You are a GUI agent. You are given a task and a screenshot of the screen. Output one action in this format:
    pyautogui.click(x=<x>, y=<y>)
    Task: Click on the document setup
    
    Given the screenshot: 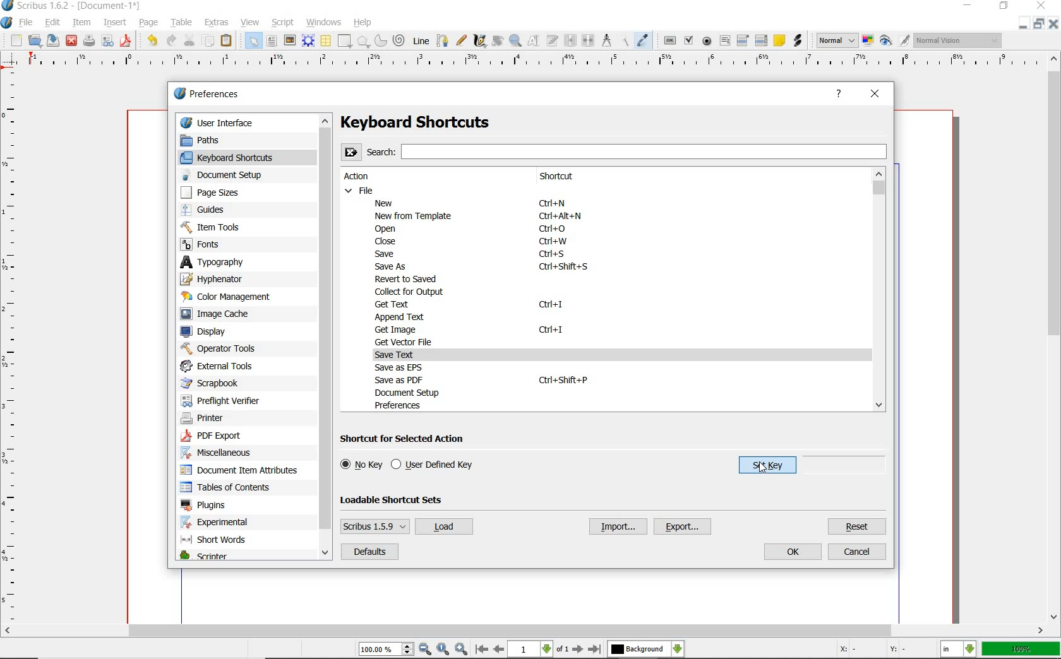 What is the action you would take?
    pyautogui.click(x=417, y=393)
    